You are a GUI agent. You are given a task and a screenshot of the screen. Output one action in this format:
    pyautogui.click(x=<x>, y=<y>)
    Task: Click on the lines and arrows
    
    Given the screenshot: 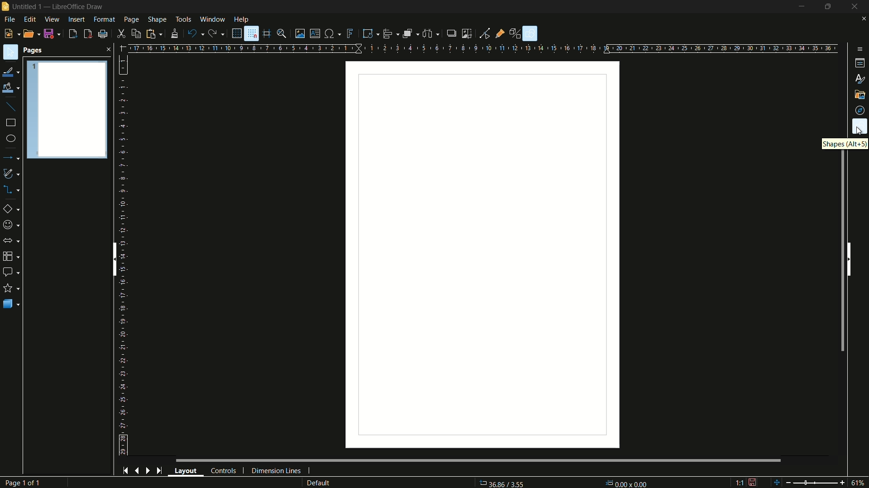 What is the action you would take?
    pyautogui.click(x=12, y=157)
    